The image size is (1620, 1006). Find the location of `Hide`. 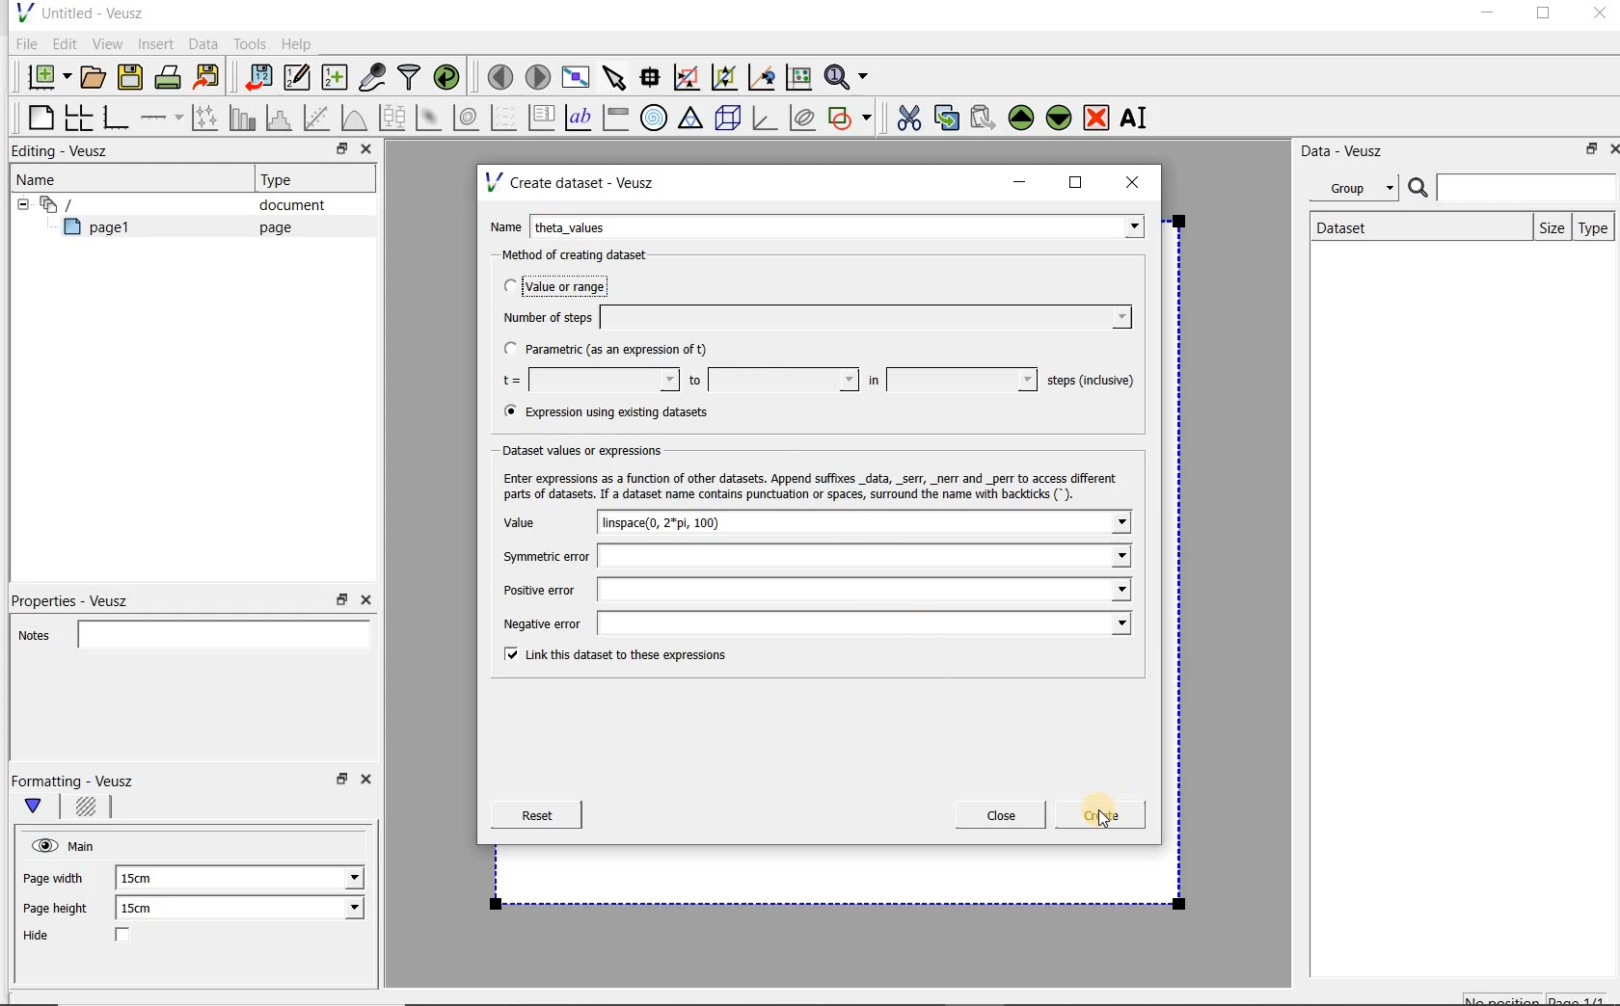

Hide is located at coordinates (95, 937).